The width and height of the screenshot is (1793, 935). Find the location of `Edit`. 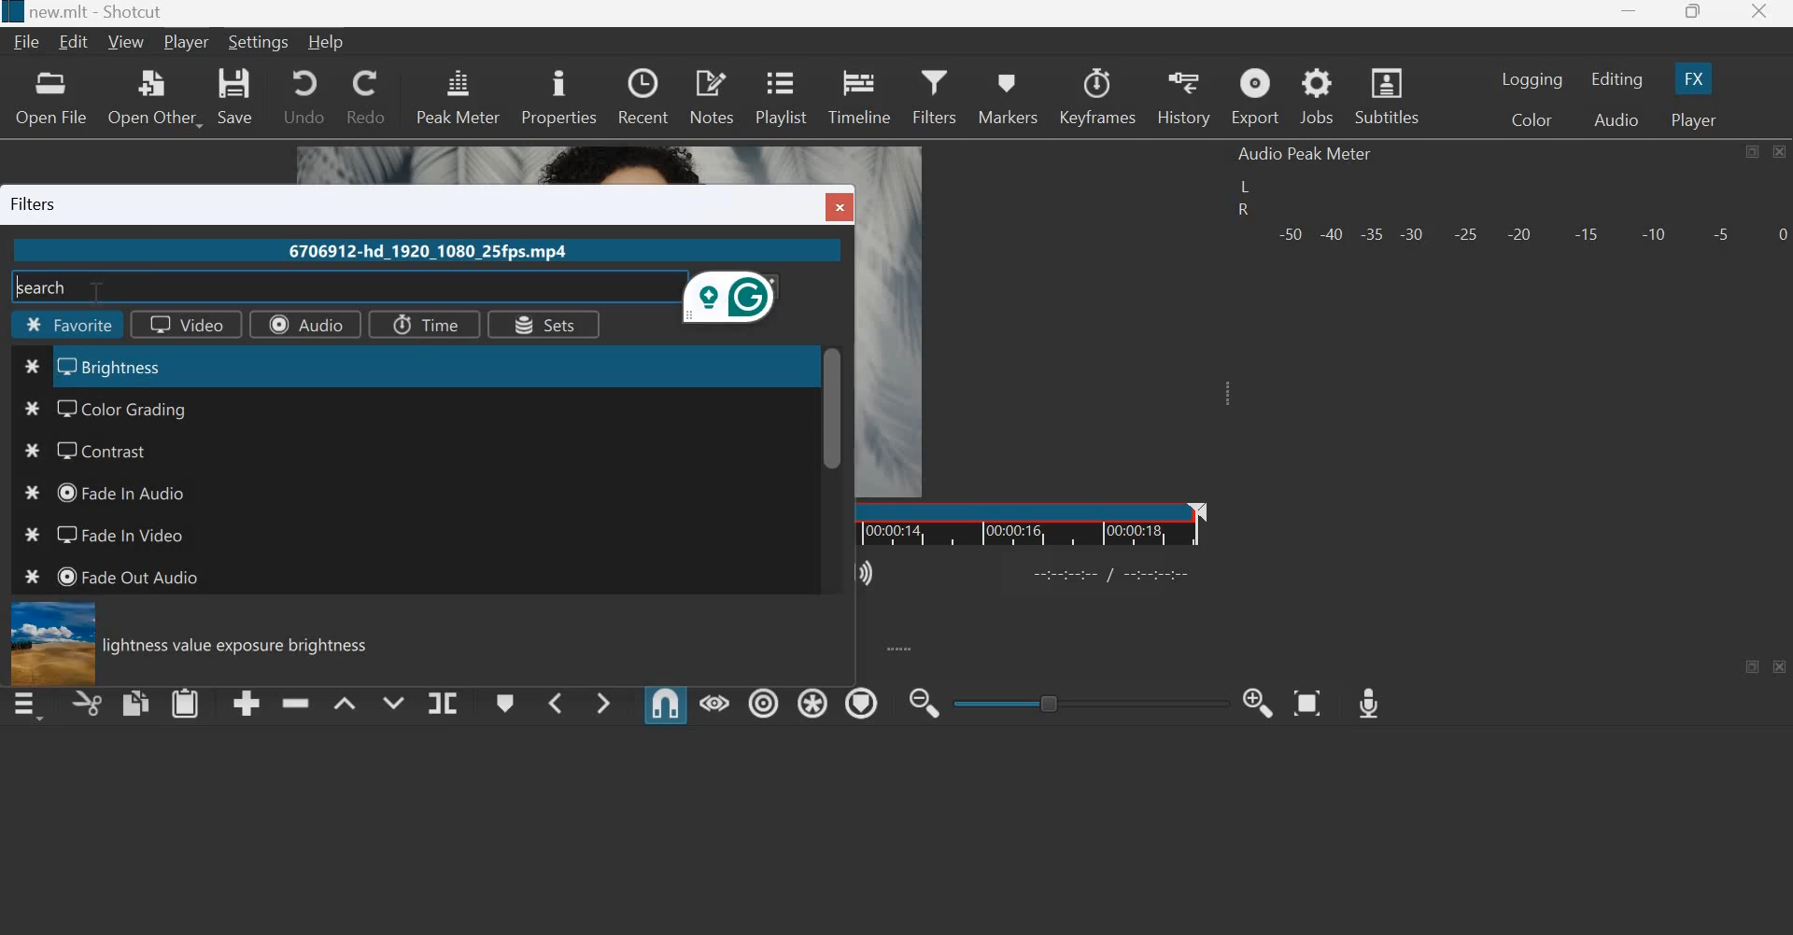

Edit is located at coordinates (77, 42).